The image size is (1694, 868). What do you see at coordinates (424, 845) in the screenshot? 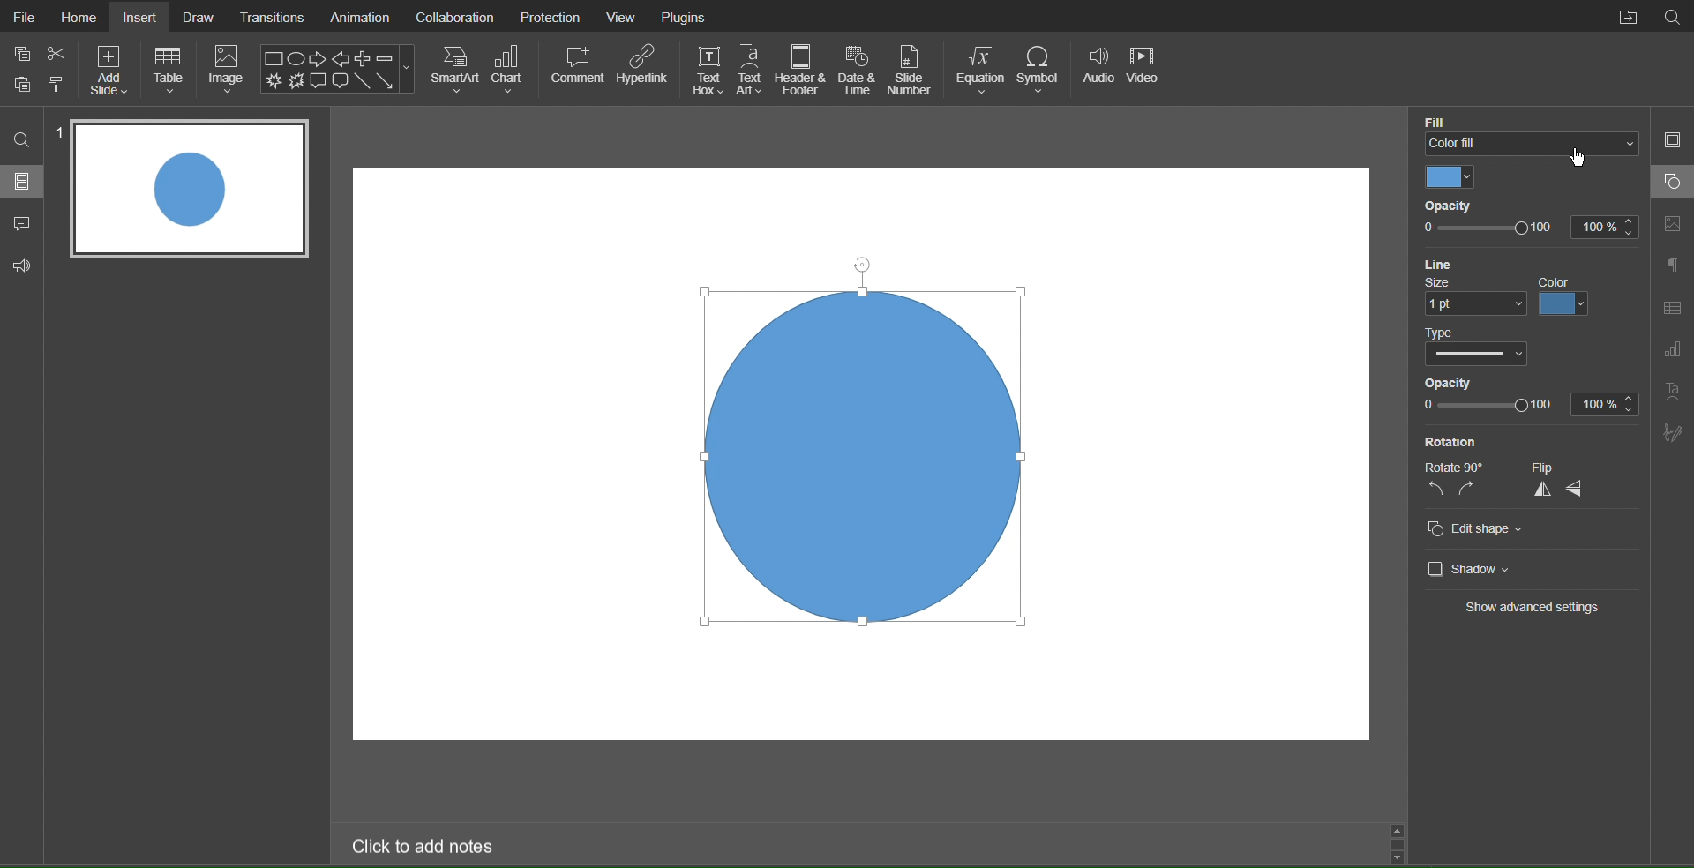
I see `Click to add notes` at bounding box center [424, 845].